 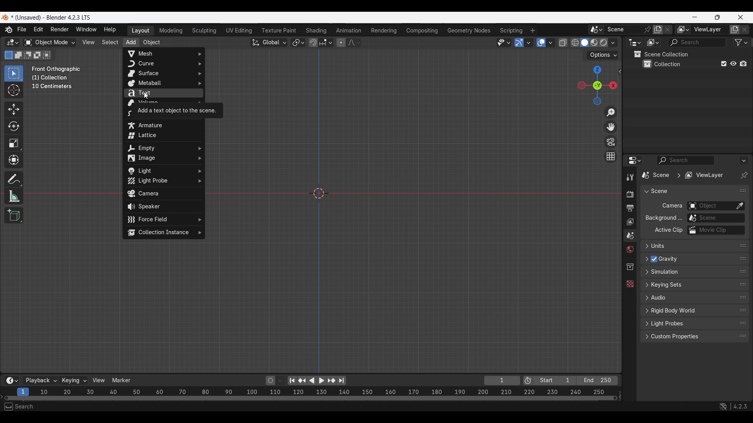 I want to click on ow Background..., so click(x=662, y=218).